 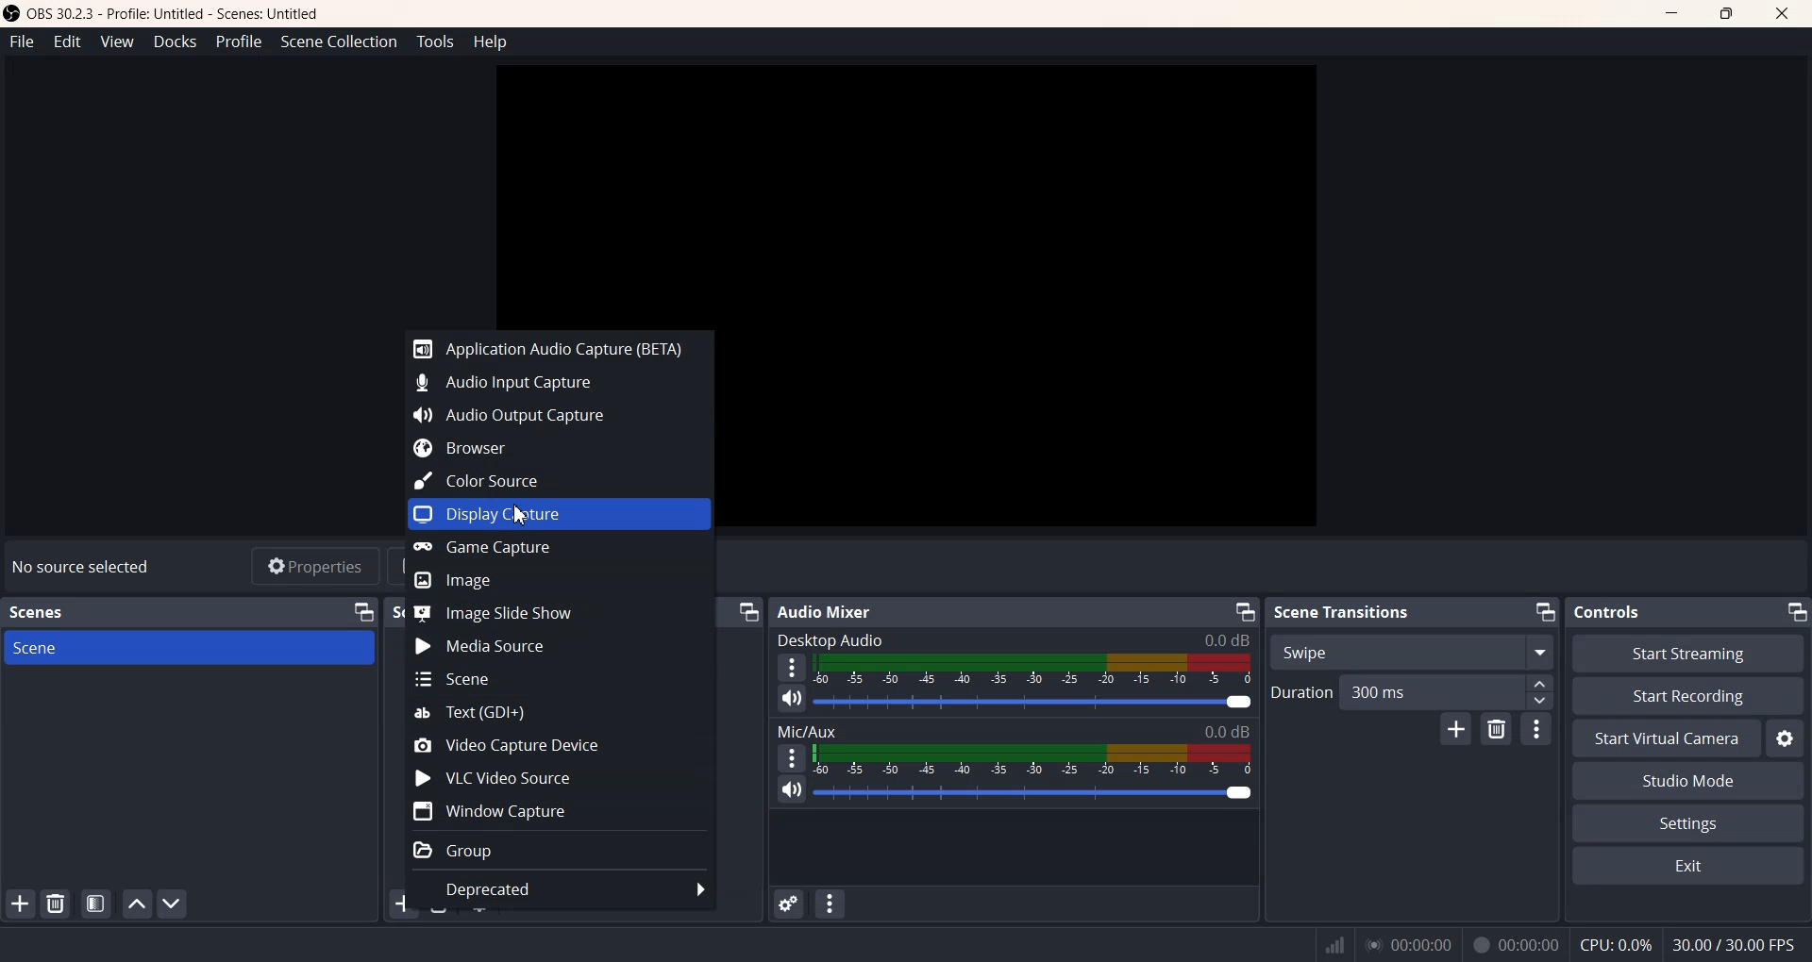 I want to click on Scene Collection, so click(x=338, y=41).